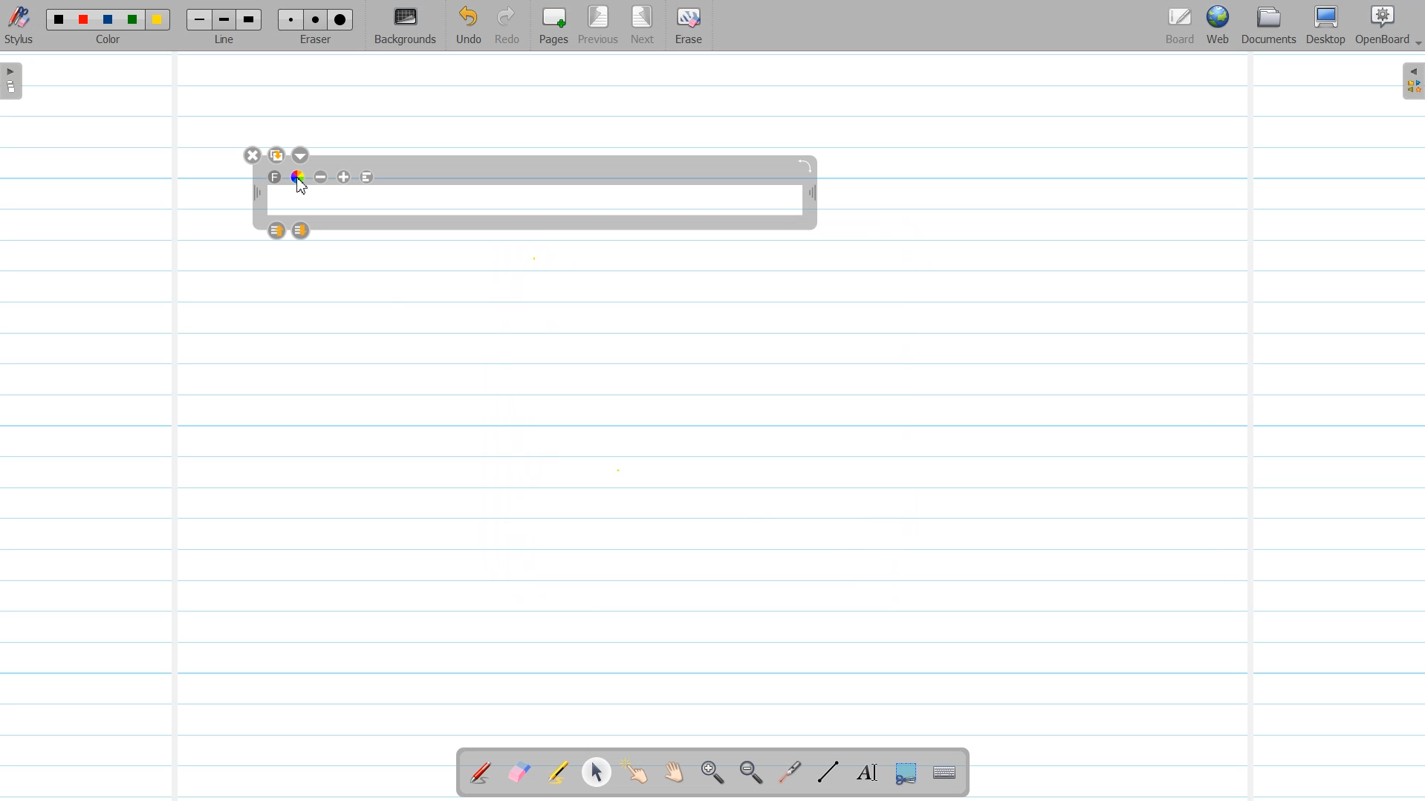 The image size is (1425, 801). Describe the element at coordinates (481, 773) in the screenshot. I see `Annotate Document` at that location.